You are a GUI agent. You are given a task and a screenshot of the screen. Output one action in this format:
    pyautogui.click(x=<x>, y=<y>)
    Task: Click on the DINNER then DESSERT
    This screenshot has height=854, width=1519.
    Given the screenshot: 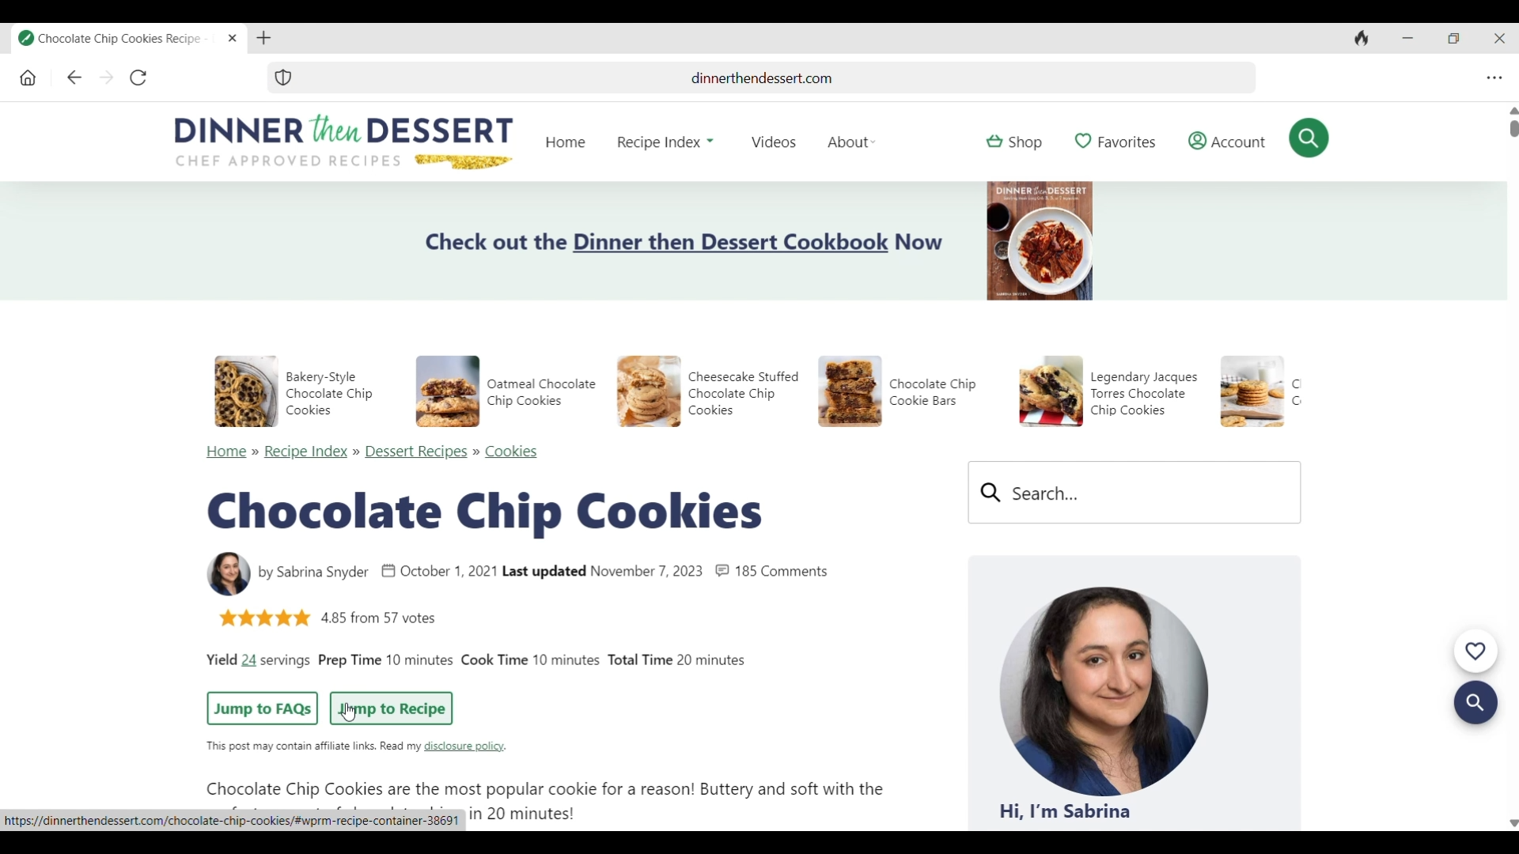 What is the action you would take?
    pyautogui.click(x=343, y=128)
    